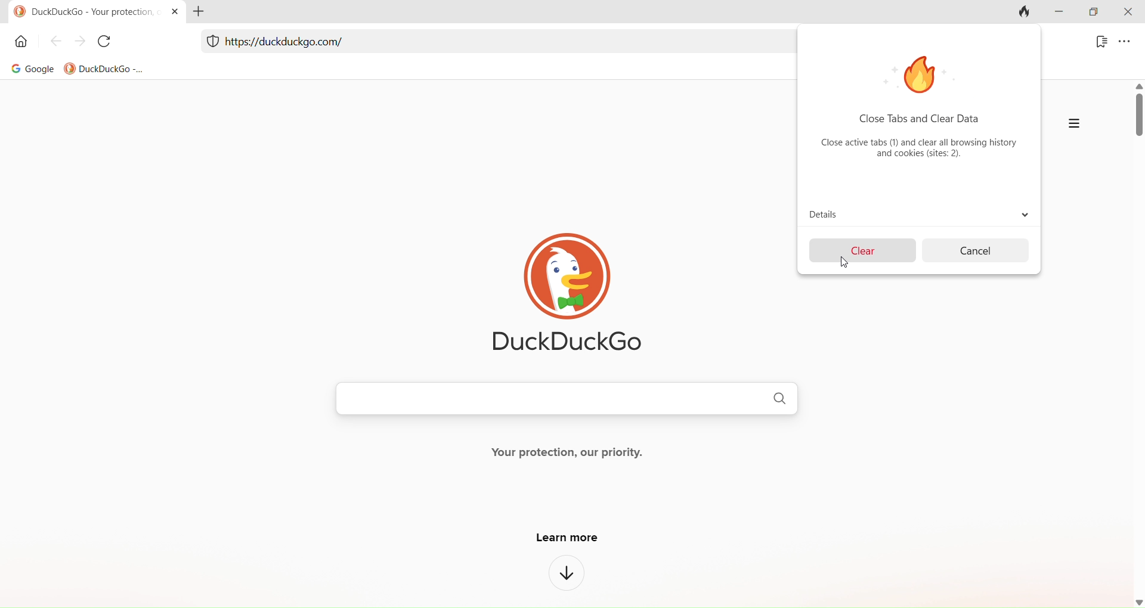 The height and width of the screenshot is (608, 1145). What do you see at coordinates (203, 15) in the screenshot?
I see `add tab` at bounding box center [203, 15].